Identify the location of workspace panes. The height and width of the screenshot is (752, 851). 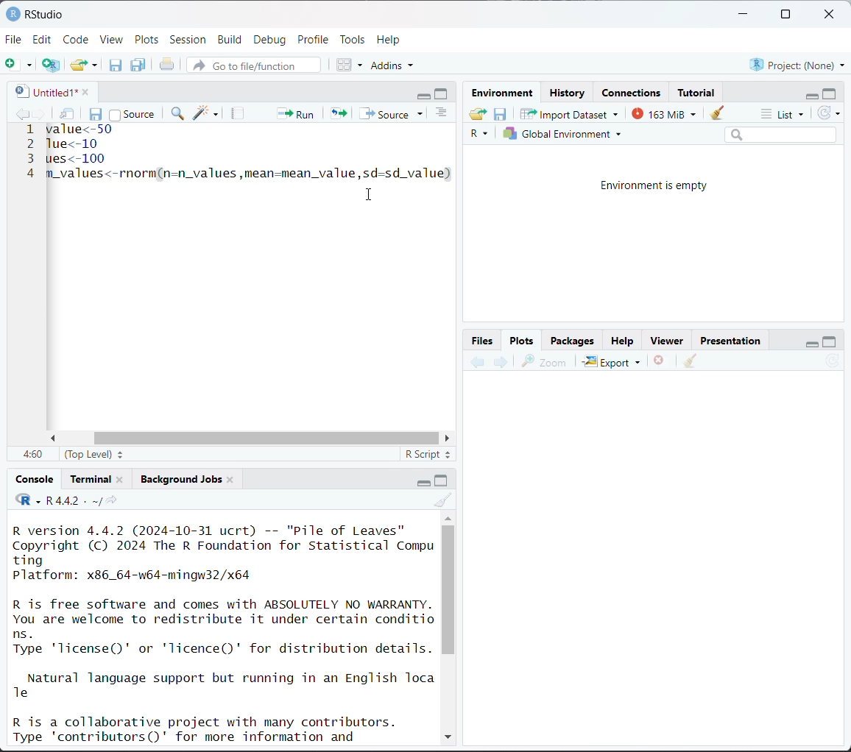
(350, 64).